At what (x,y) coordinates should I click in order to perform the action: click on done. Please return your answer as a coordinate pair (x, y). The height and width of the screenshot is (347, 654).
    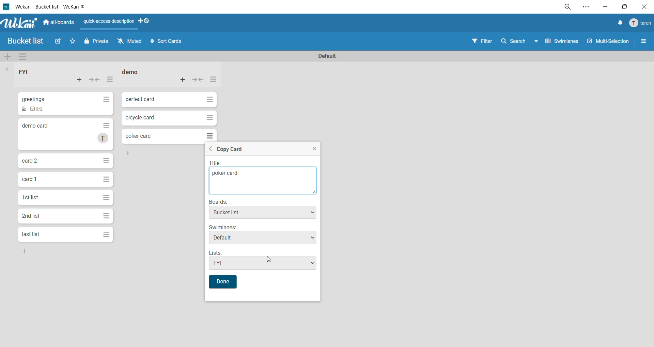
    Looking at the image, I should click on (223, 282).